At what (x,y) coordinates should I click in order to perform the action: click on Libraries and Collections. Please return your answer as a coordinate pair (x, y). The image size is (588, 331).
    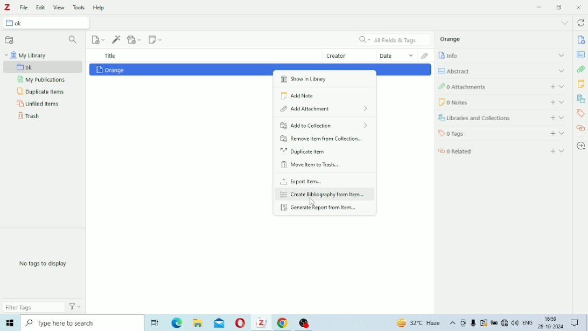
    Looking at the image, I should click on (502, 118).